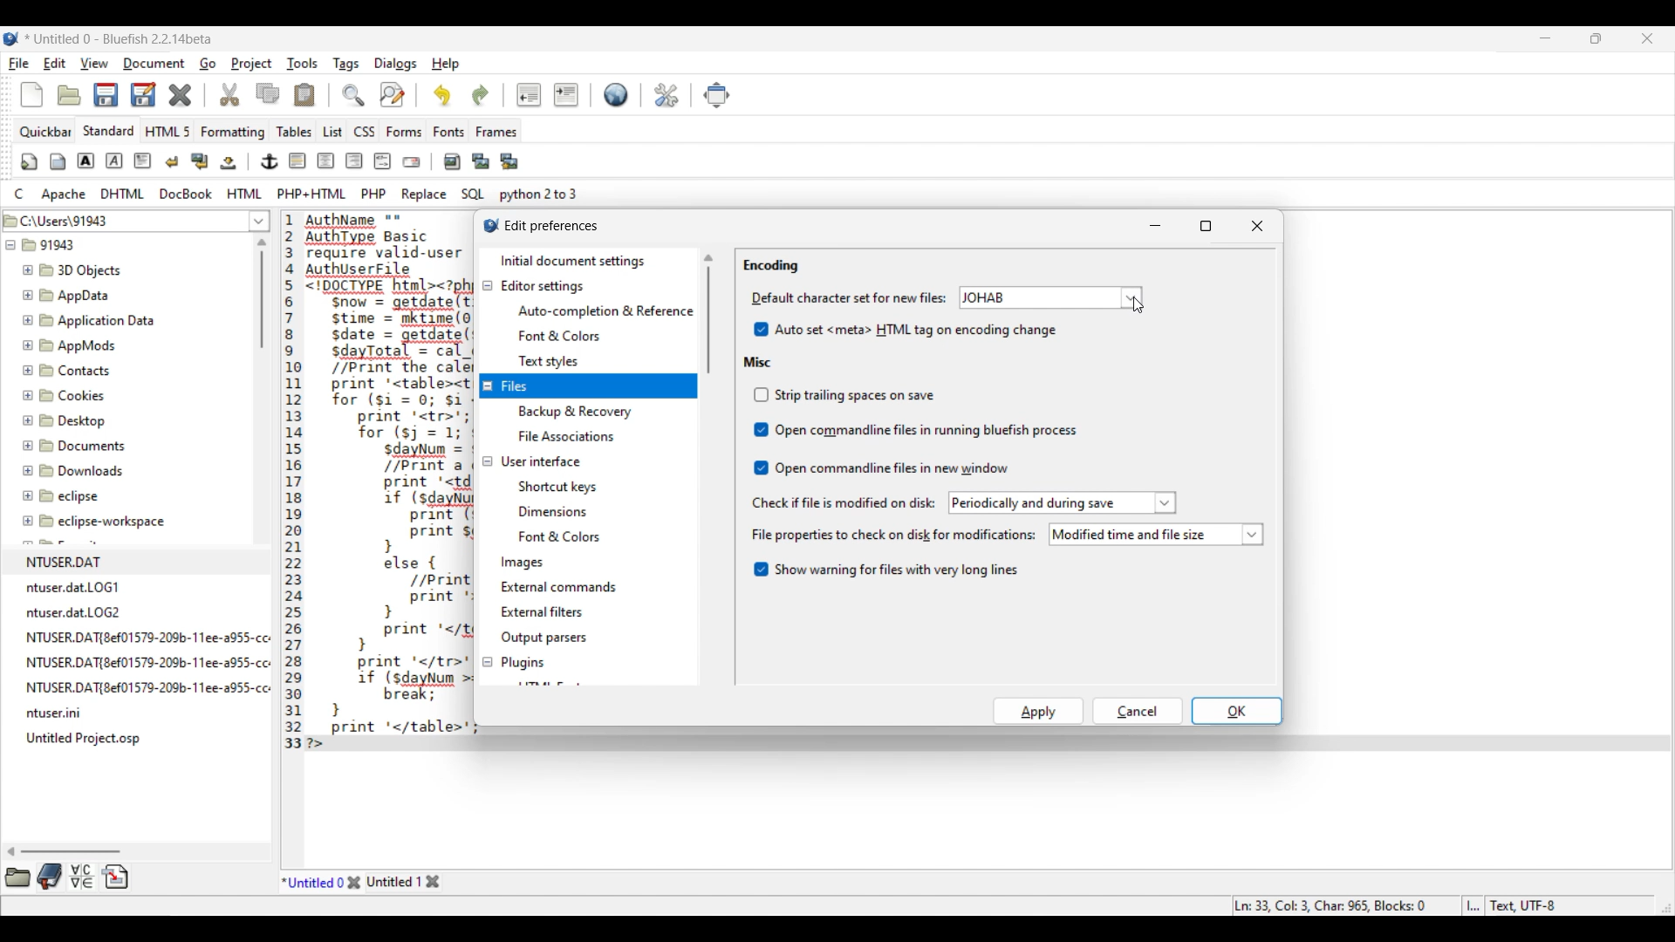 The image size is (1675, 942). I want to click on Go menu, so click(208, 63).